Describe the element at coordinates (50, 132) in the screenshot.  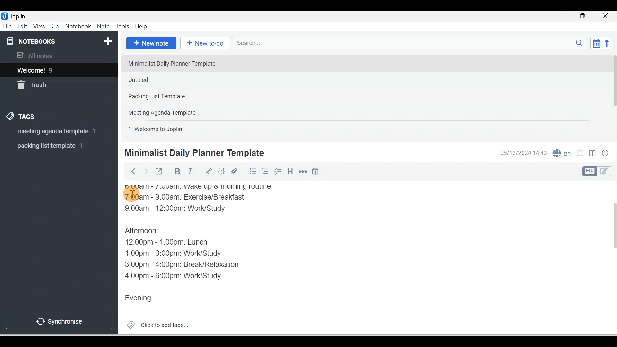
I see `Tag 1` at that location.